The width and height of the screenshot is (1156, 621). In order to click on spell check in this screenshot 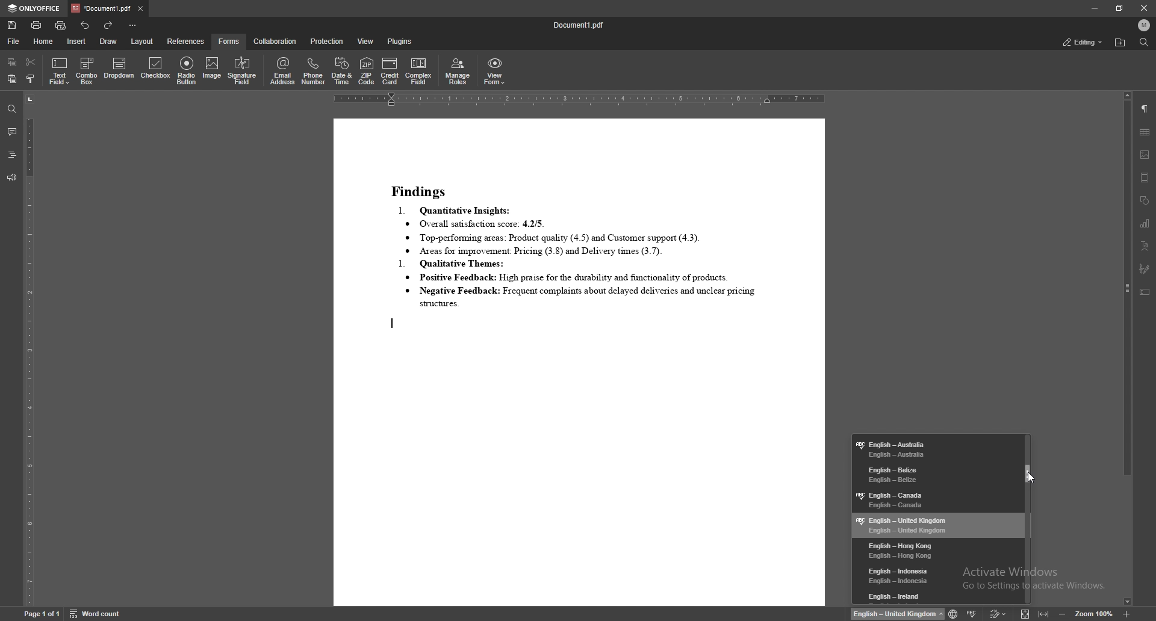, I will do `click(972, 613)`.